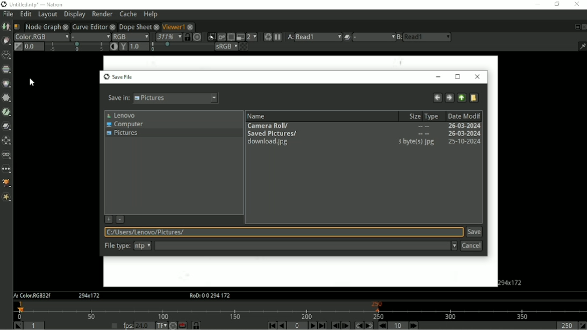 This screenshot has height=330, width=587. I want to click on Checkerboard, so click(244, 47).